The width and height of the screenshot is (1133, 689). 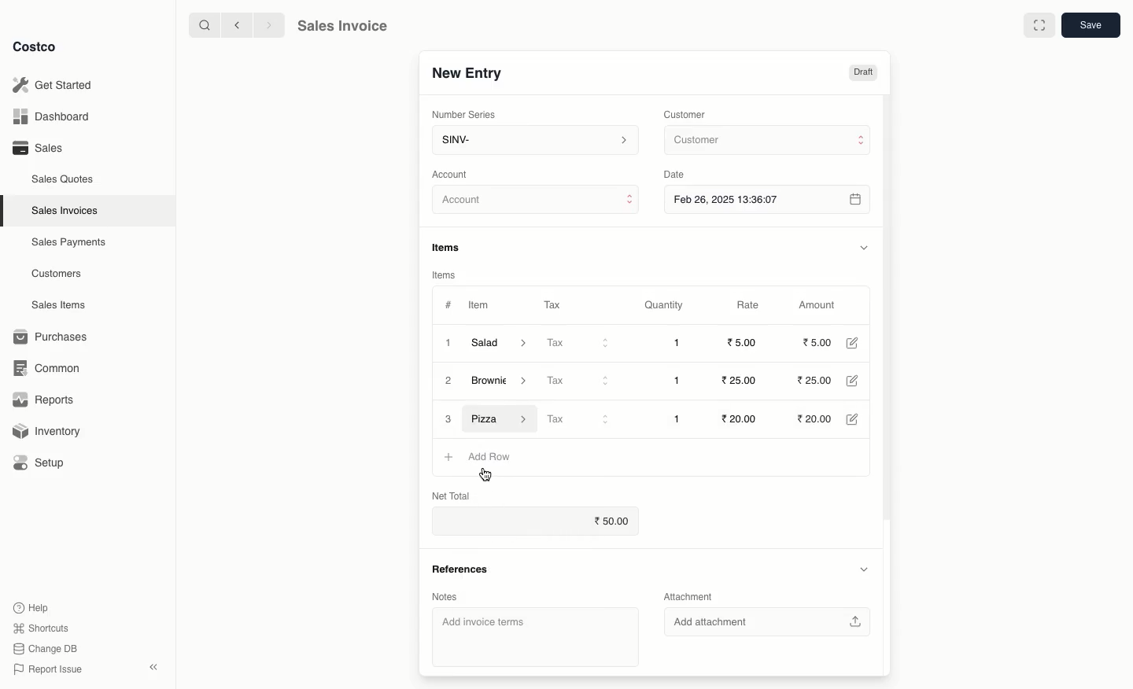 I want to click on Customer, so click(x=687, y=113).